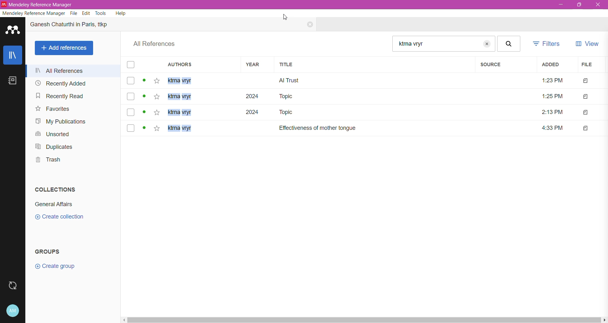 This screenshot has height=323, width=608. Describe the element at coordinates (52, 134) in the screenshot. I see `Unsorted` at that location.